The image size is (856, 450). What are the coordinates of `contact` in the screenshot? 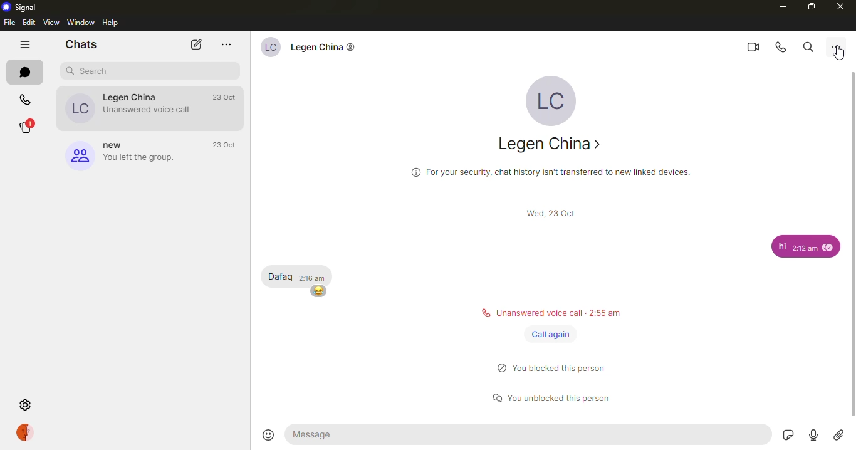 It's located at (546, 144).